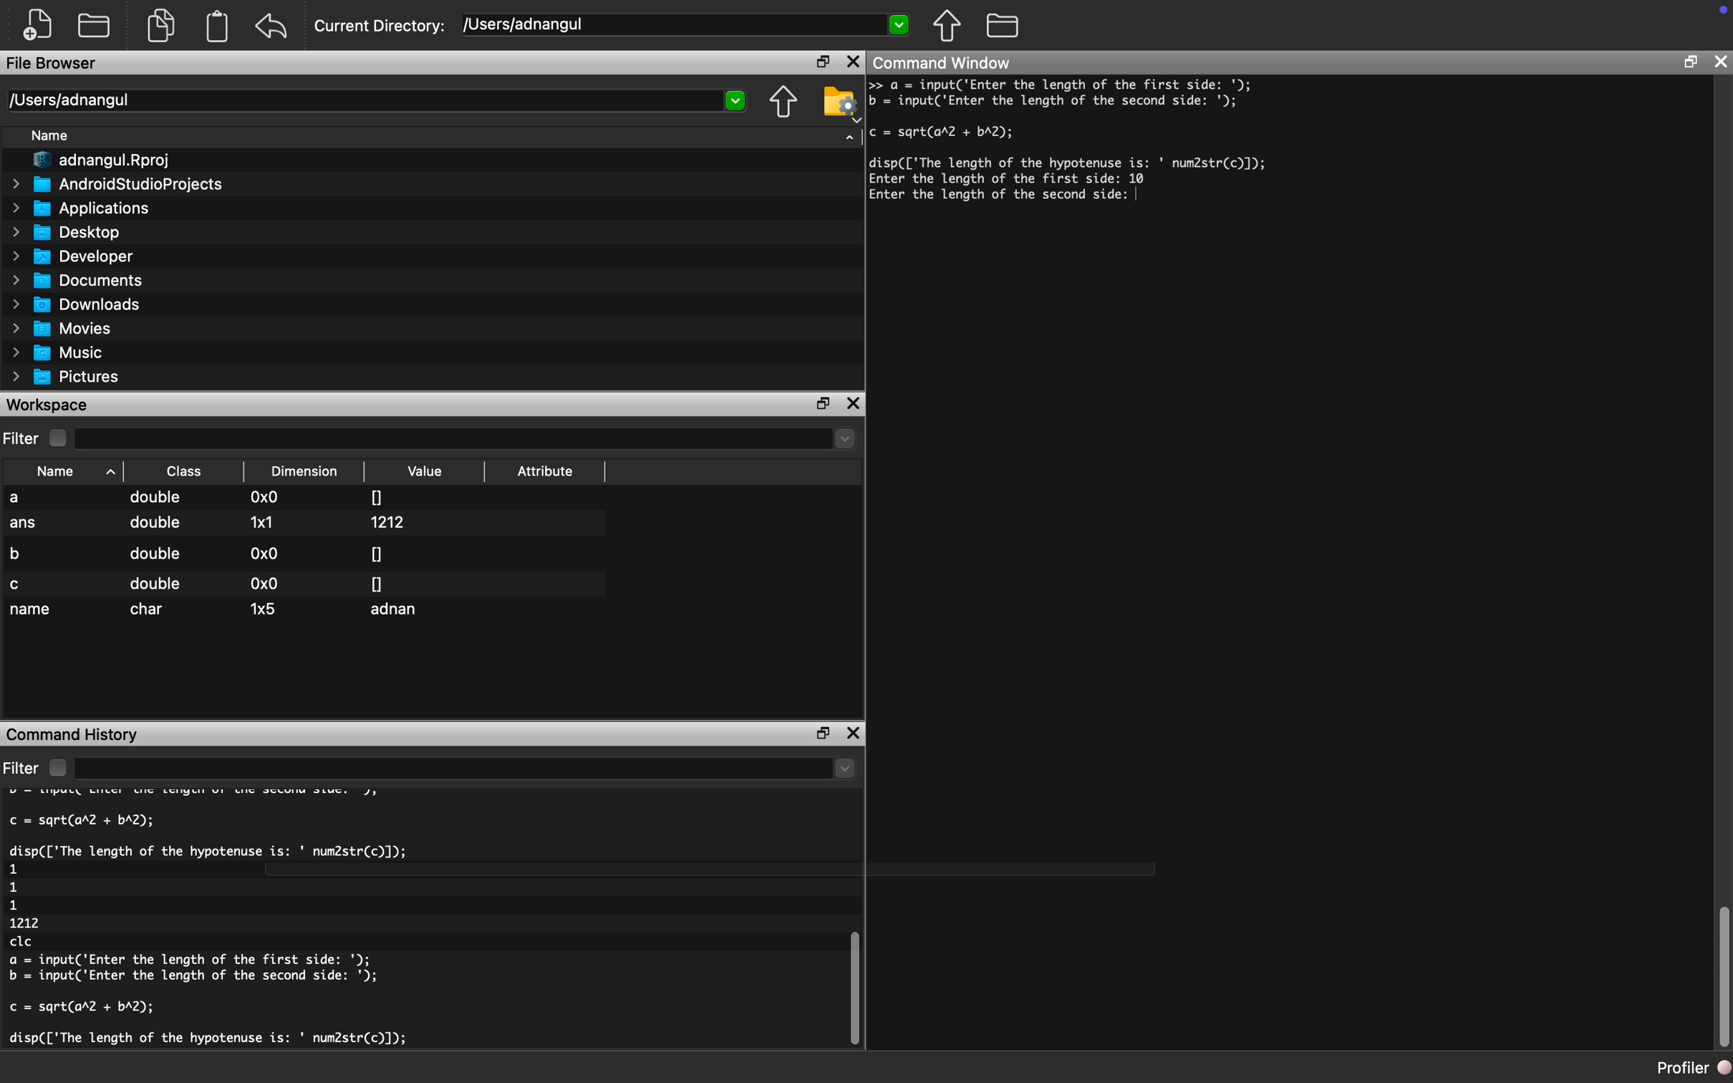  Describe the element at coordinates (381, 28) in the screenshot. I see `Current Directory:` at that location.